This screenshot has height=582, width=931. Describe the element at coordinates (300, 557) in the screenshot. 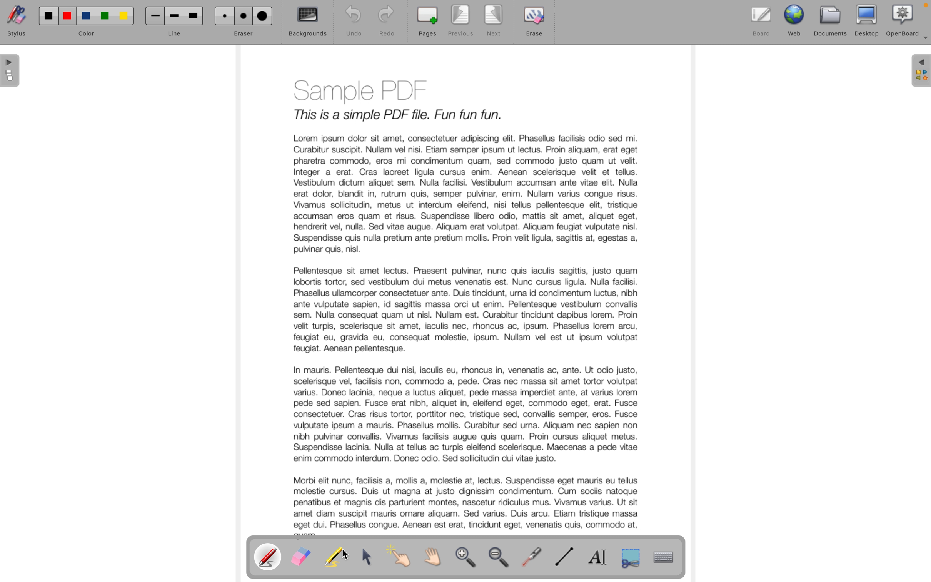

I see `eraser` at that location.